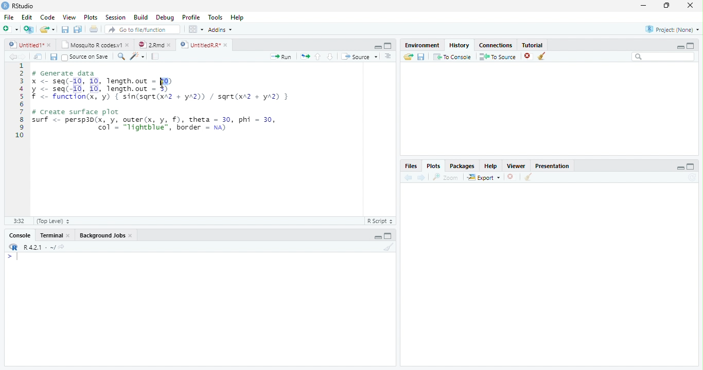  Describe the element at coordinates (94, 28) in the screenshot. I see `Print the current file` at that location.